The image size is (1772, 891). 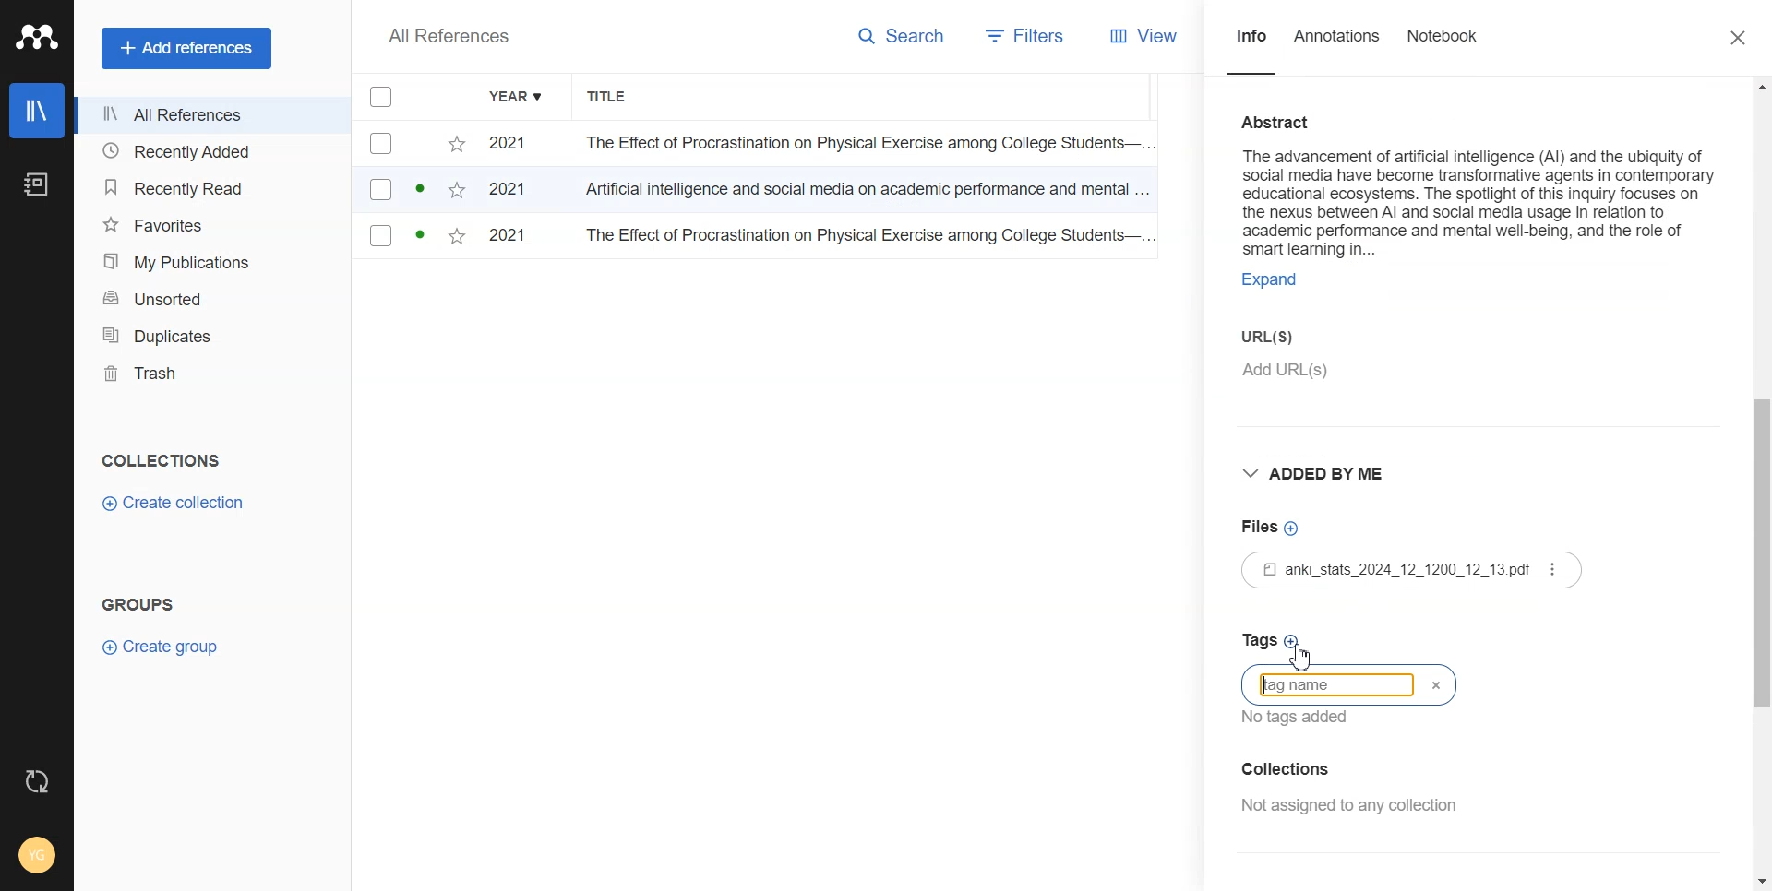 I want to click on Create group, so click(x=160, y=647).